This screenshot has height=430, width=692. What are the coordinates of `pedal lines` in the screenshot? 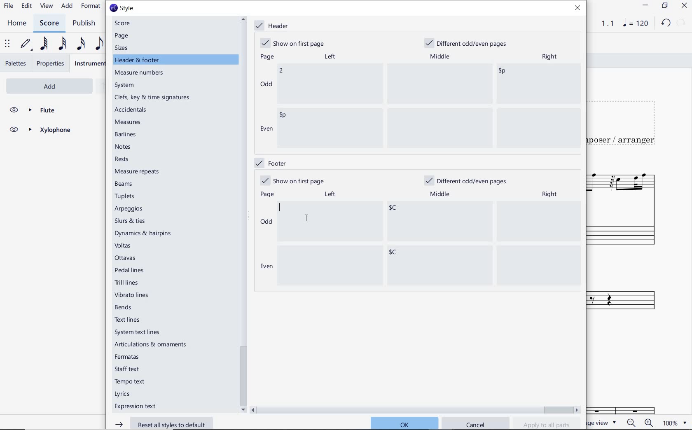 It's located at (130, 270).